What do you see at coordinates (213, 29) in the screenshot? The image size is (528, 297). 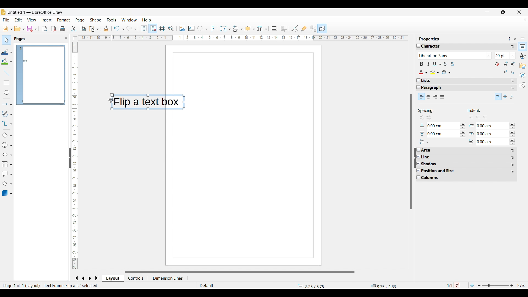 I see `Insert fontwork text` at bounding box center [213, 29].